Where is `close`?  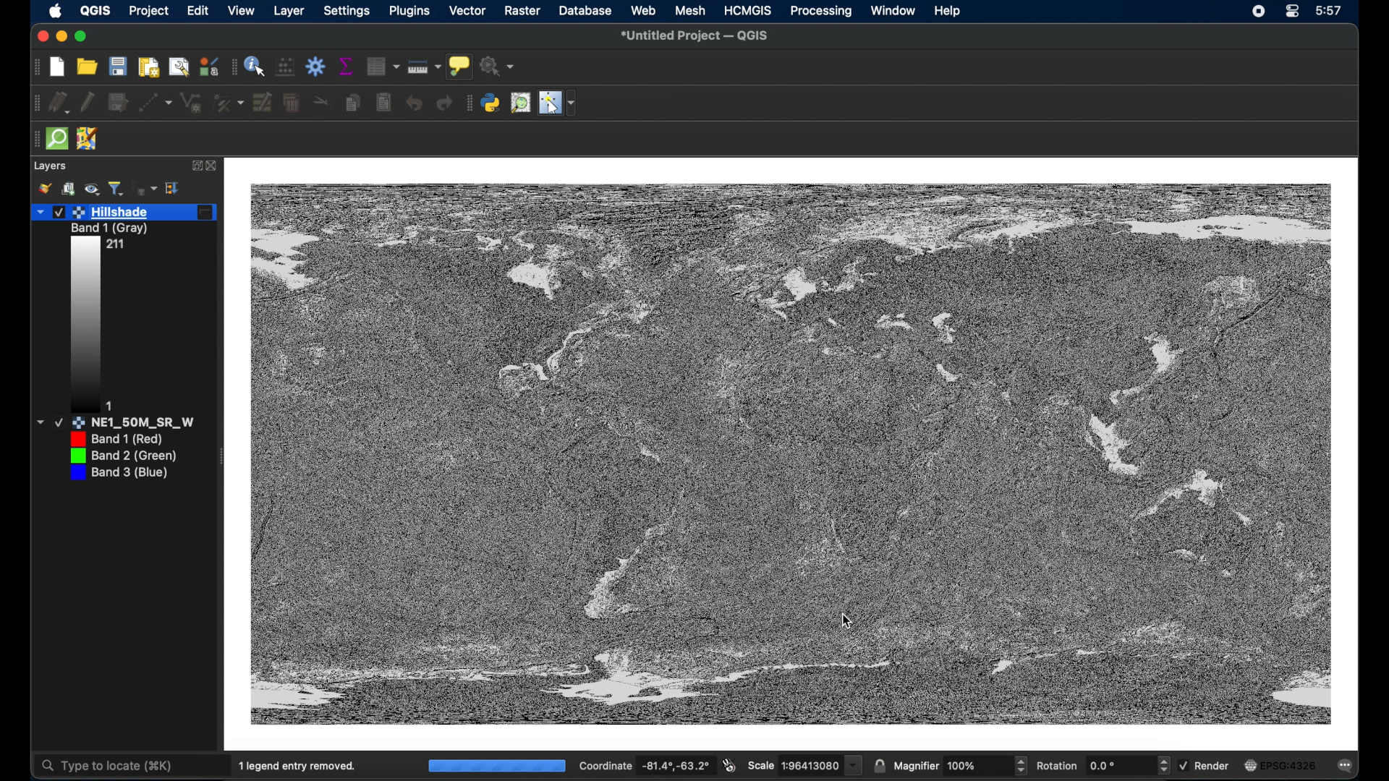
close is located at coordinates (39, 37).